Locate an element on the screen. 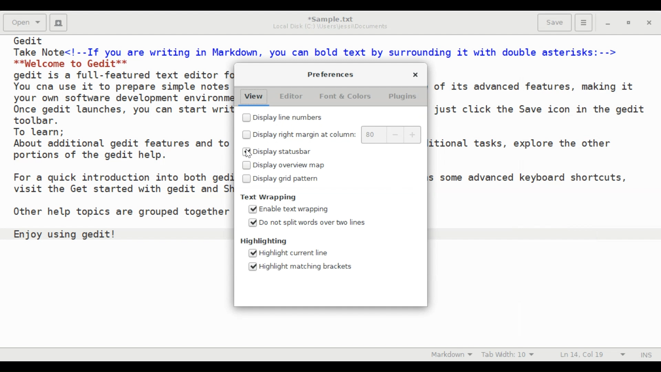 The image size is (661, 372). (un)select right margin at column is located at coordinates (299, 134).